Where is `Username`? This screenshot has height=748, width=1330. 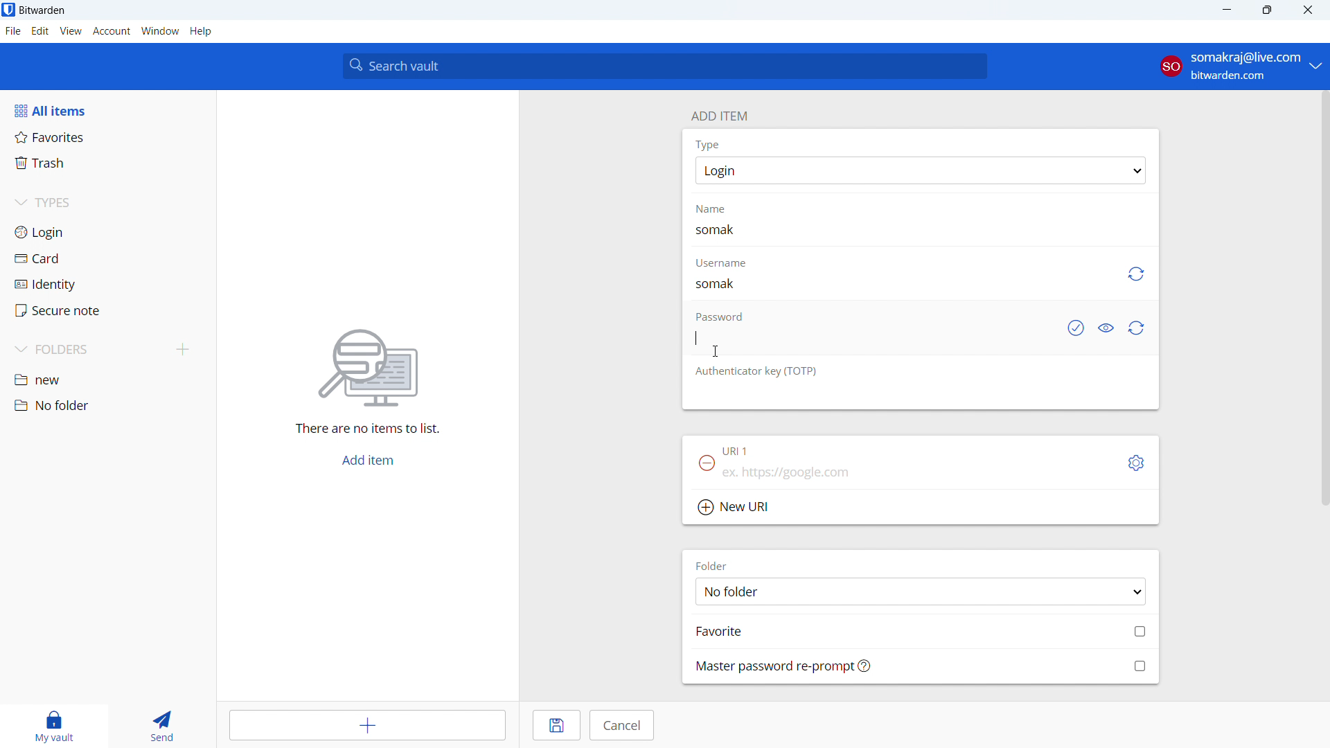 Username is located at coordinates (720, 263).